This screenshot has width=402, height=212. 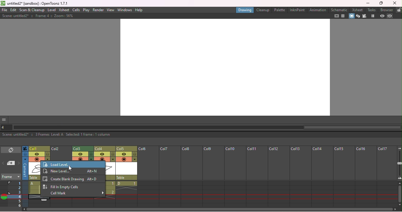 What do you see at coordinates (86, 10) in the screenshot?
I see `Play` at bounding box center [86, 10].